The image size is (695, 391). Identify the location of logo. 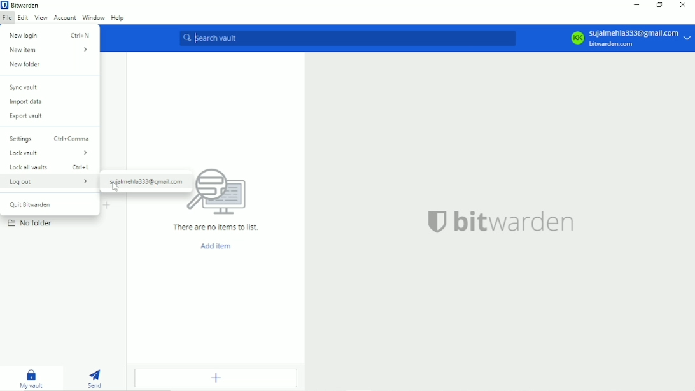
(437, 222).